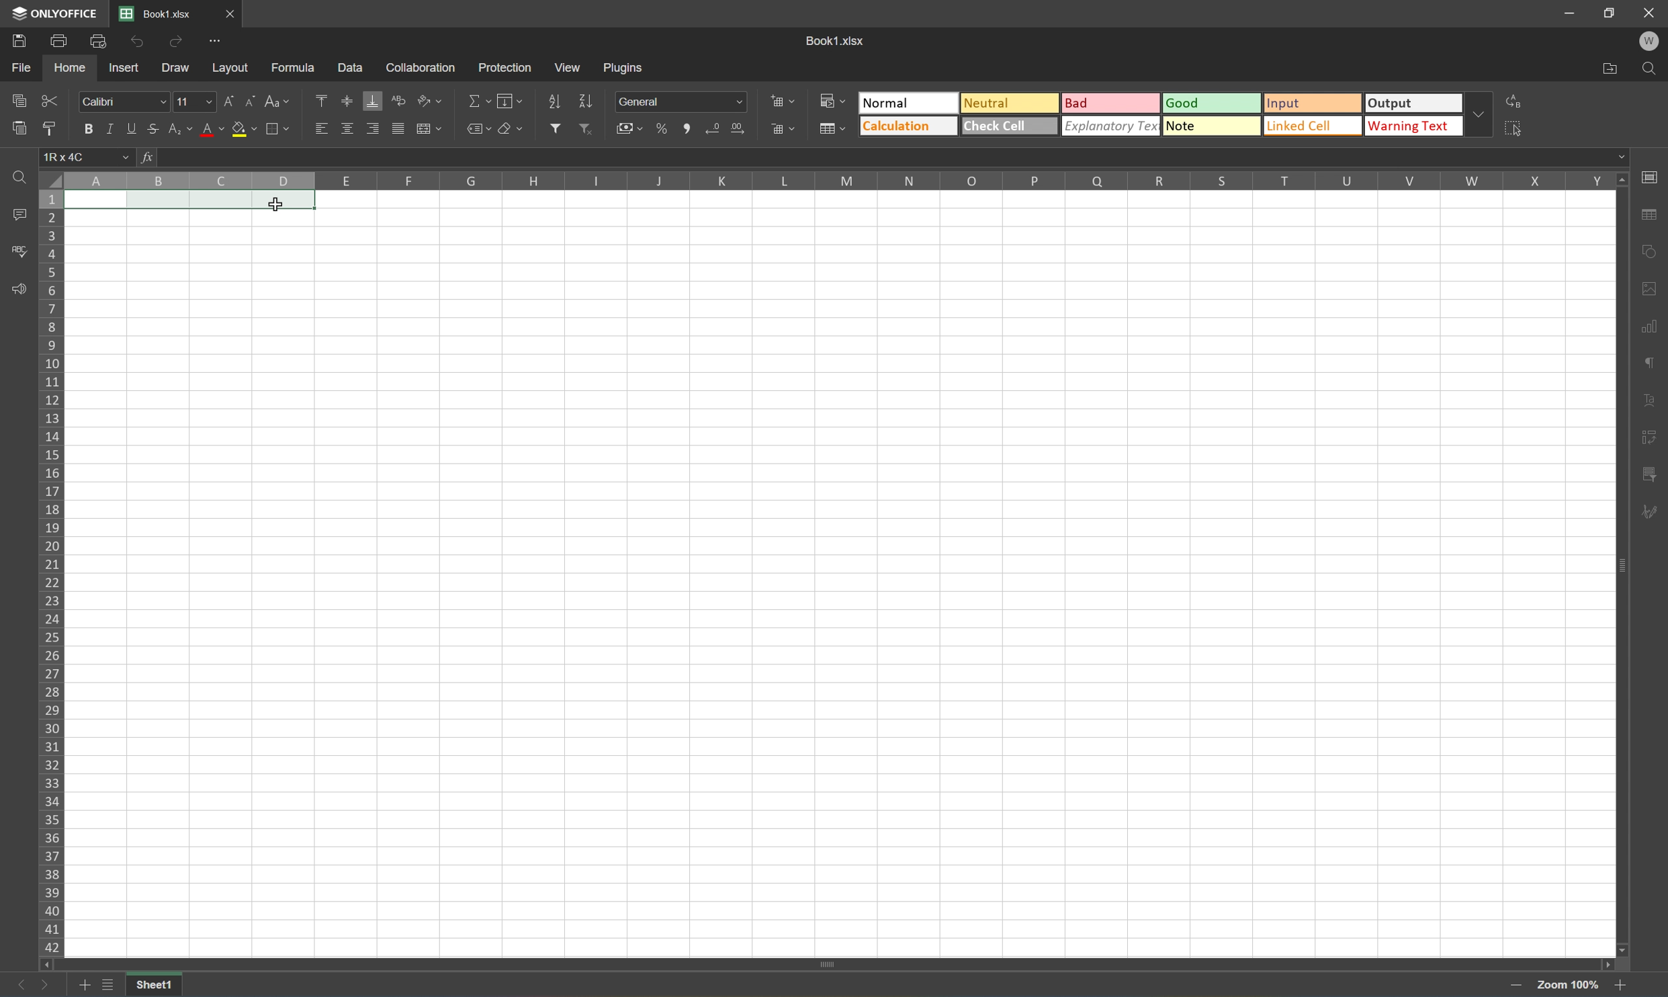  I want to click on Align bottom, so click(372, 100).